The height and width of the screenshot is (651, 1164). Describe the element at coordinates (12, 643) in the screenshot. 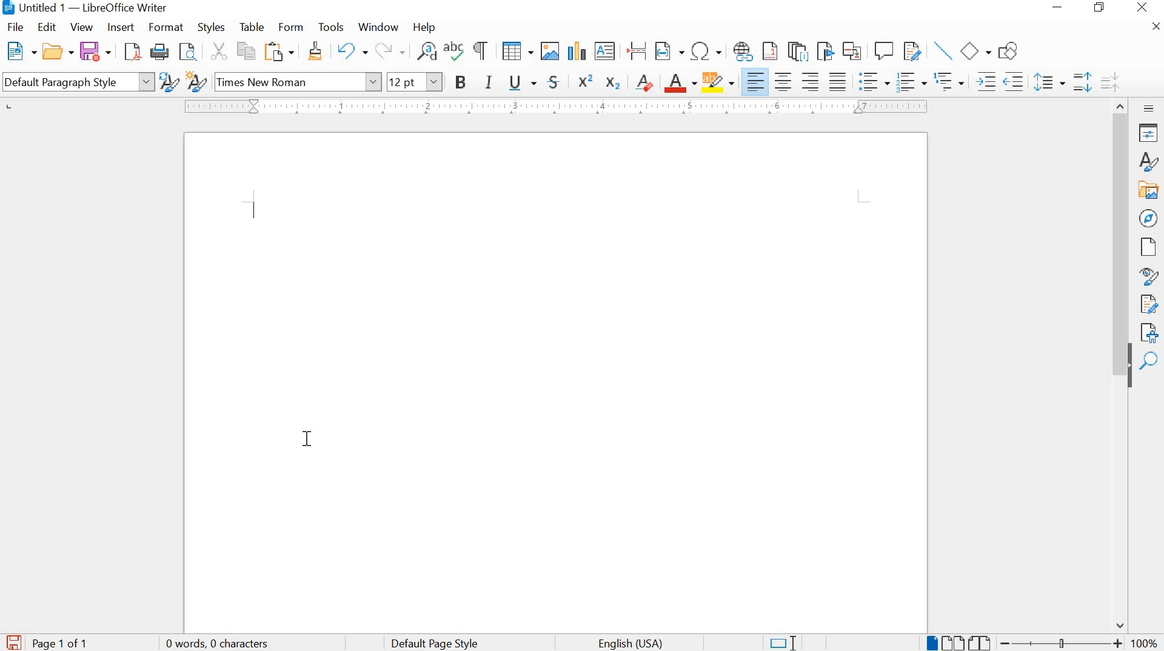

I see `SAVE` at that location.